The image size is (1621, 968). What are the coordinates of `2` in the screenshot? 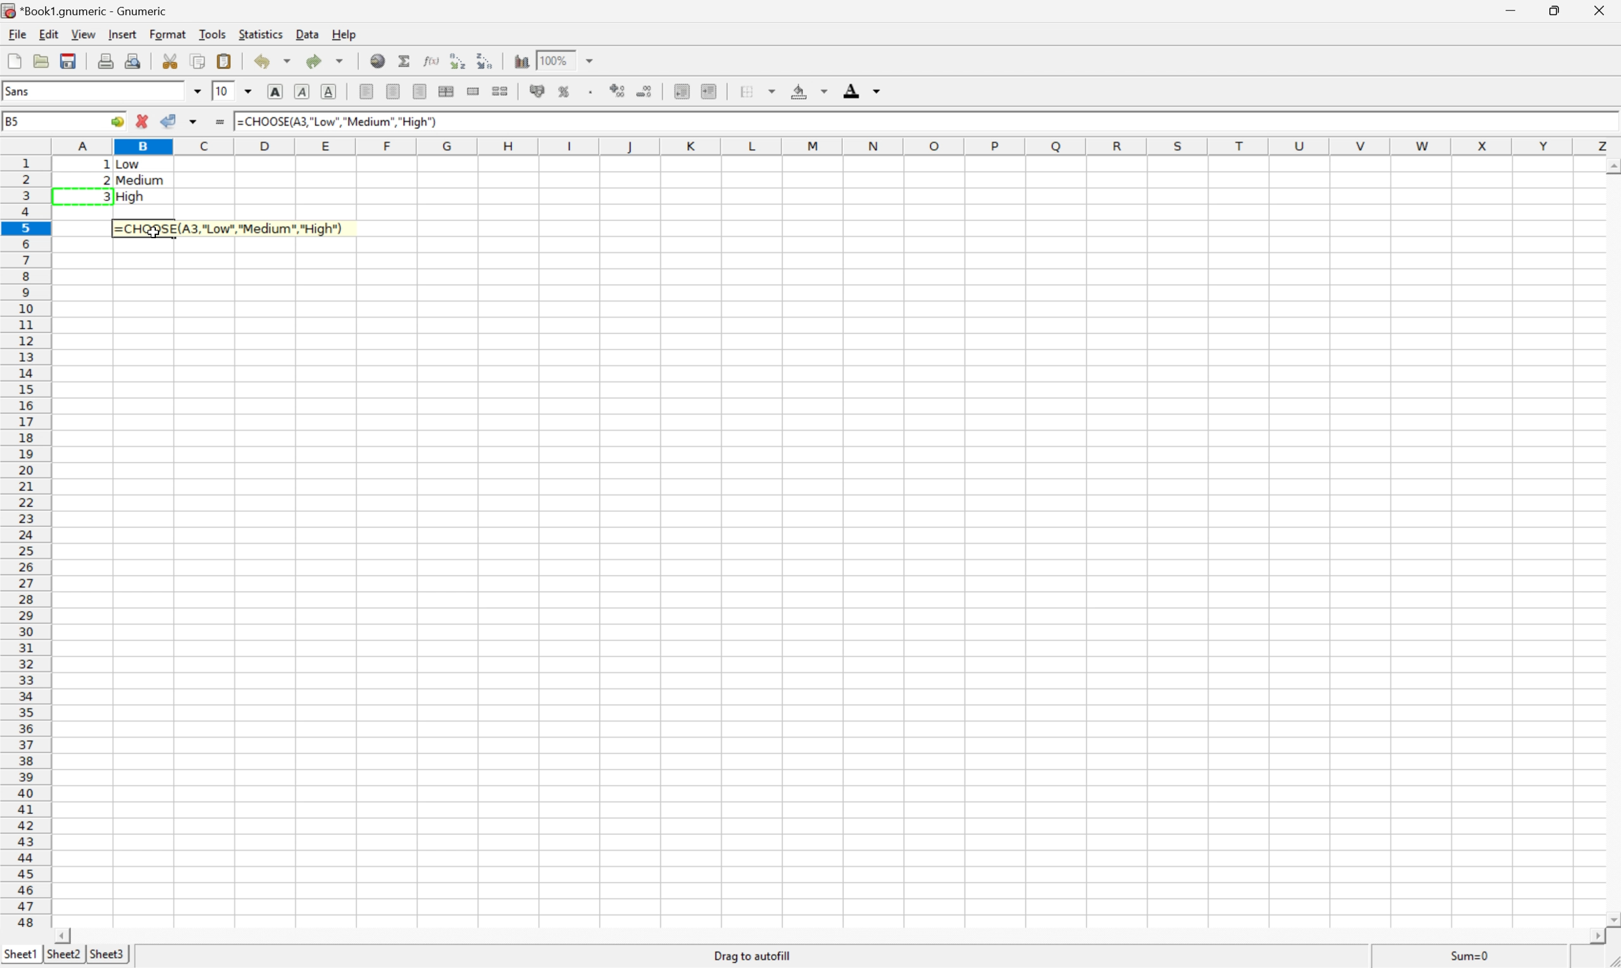 It's located at (99, 181).